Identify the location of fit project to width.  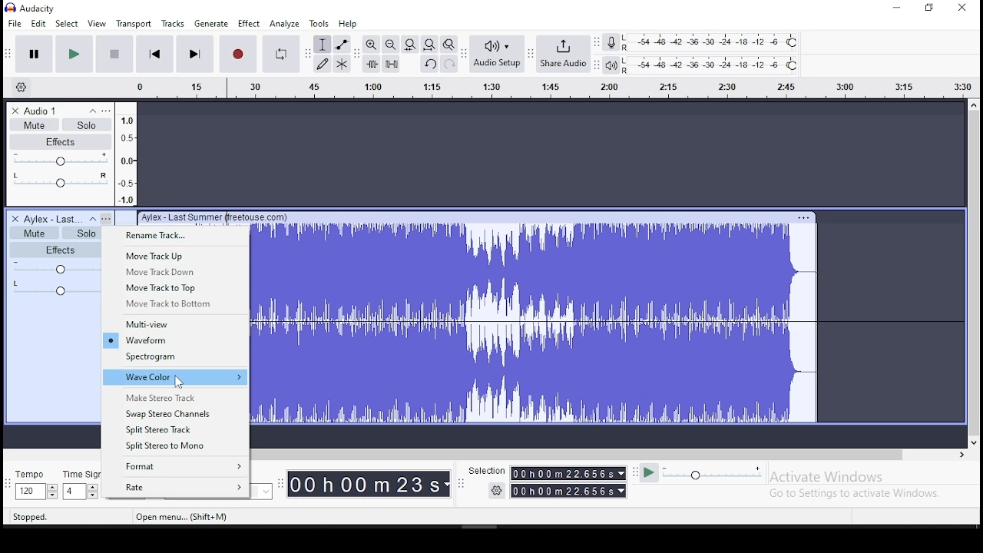
(429, 44).